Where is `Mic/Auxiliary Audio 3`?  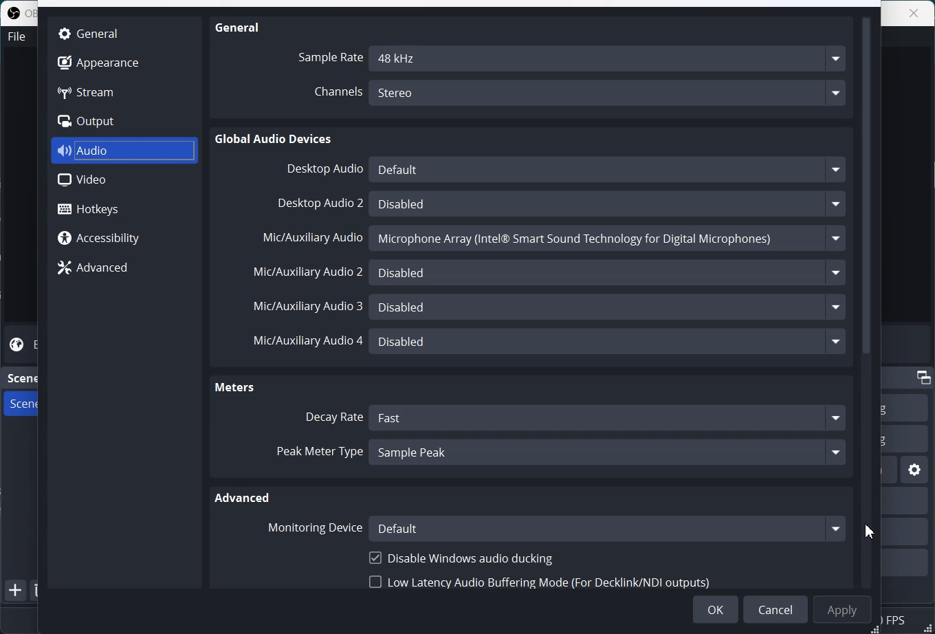 Mic/Auxiliary Audio 3 is located at coordinates (309, 304).